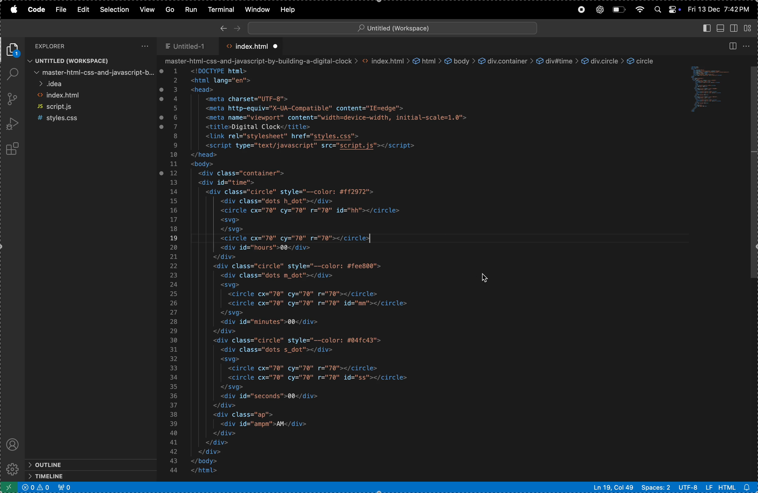  What do you see at coordinates (13, 150) in the screenshot?
I see `extensions` at bounding box center [13, 150].